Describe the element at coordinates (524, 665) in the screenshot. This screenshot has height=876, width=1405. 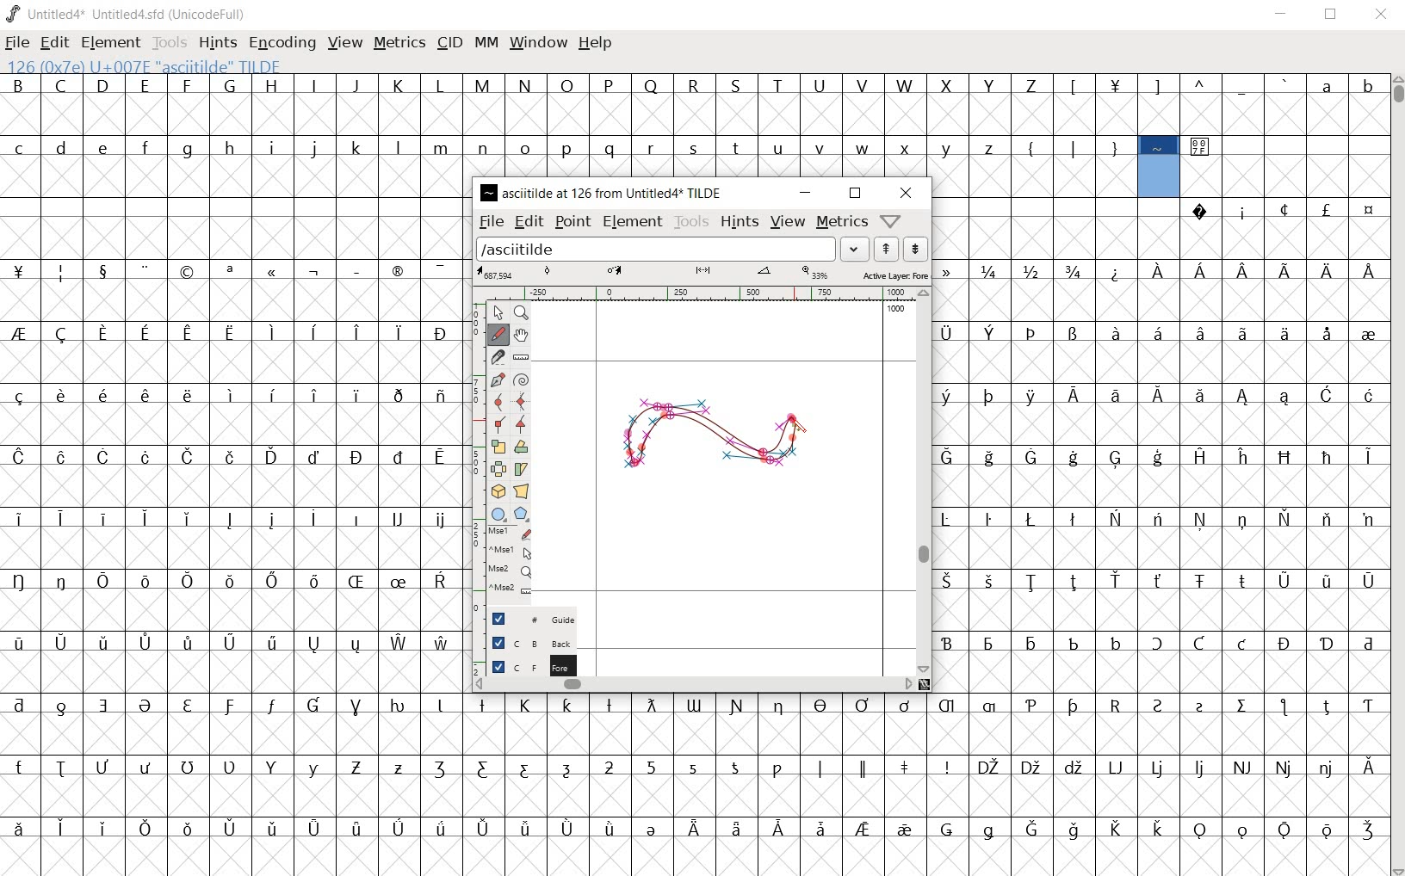
I see `foreground` at that location.